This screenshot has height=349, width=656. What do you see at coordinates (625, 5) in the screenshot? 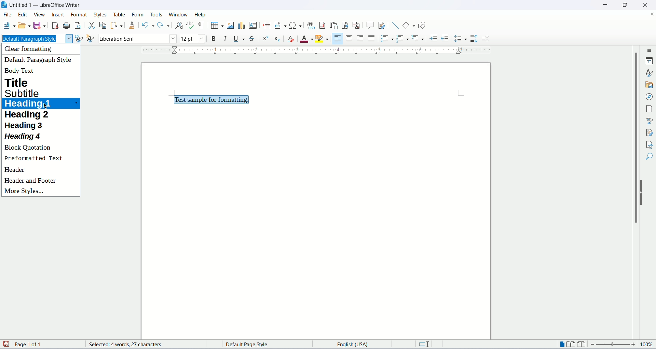
I see `maximize` at bounding box center [625, 5].